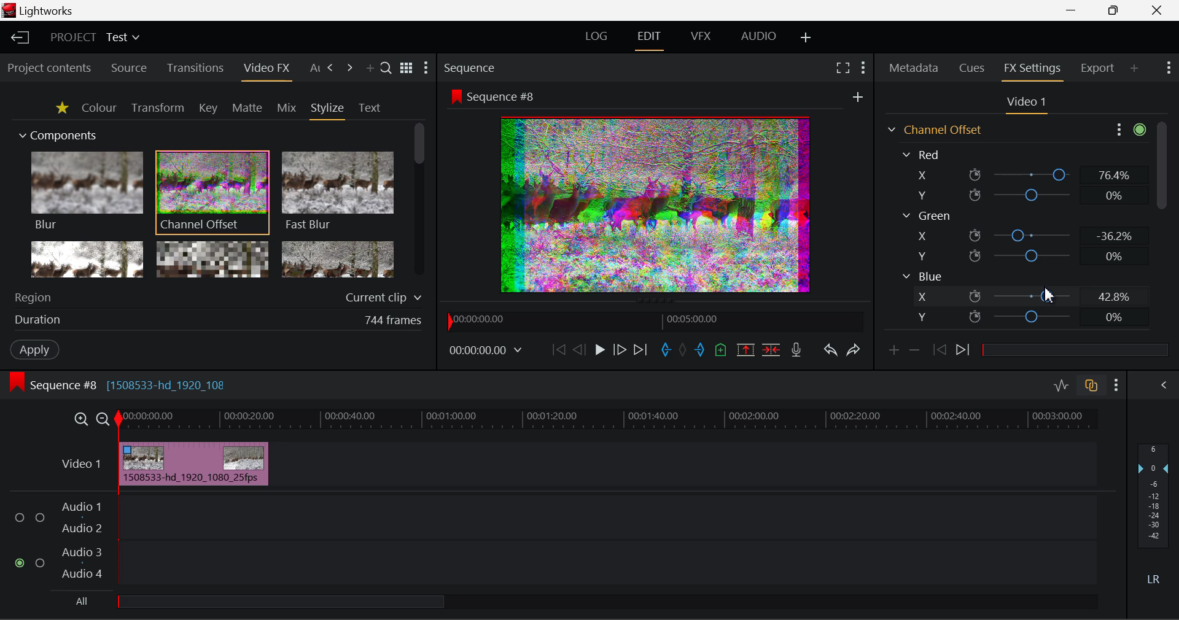  What do you see at coordinates (1090, 386) in the screenshot?
I see `Toggle auto track sync` at bounding box center [1090, 386].